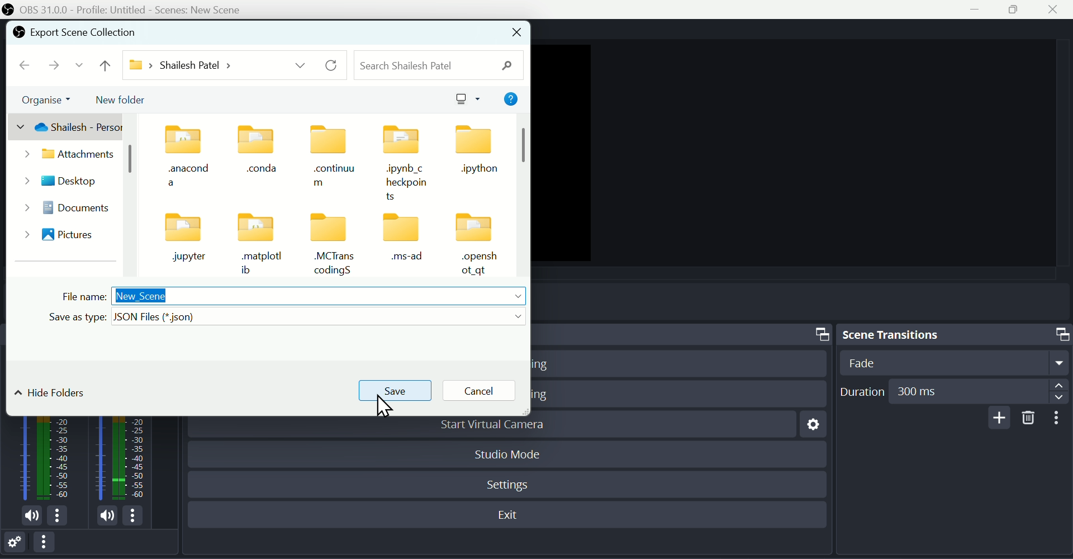 The width and height of the screenshot is (1073, 559). Describe the element at coordinates (480, 389) in the screenshot. I see `cancel` at that location.